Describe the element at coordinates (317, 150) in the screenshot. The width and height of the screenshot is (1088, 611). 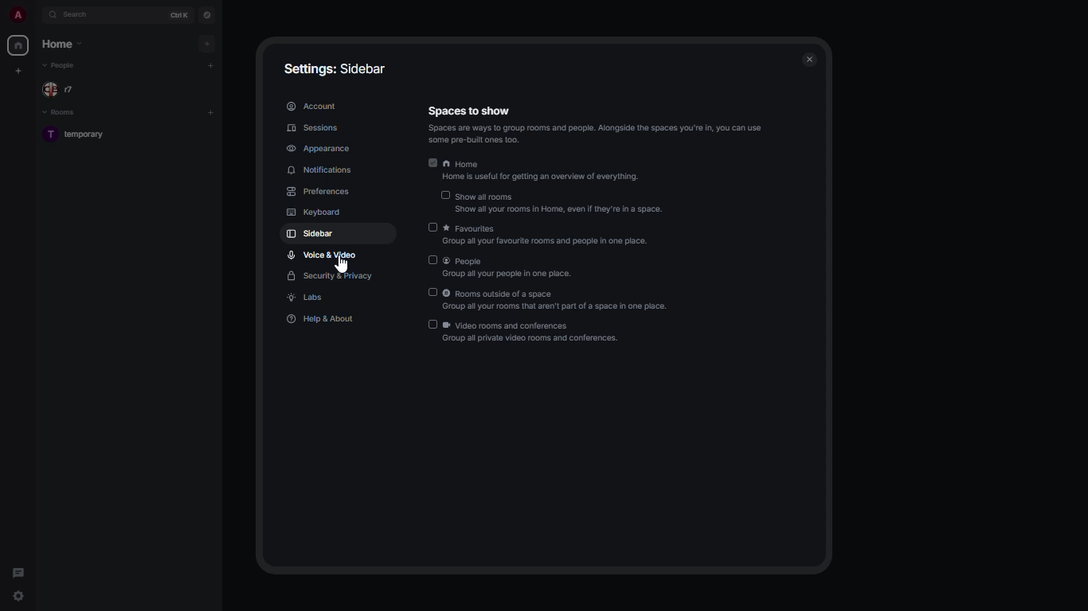
I see `appearance` at that location.